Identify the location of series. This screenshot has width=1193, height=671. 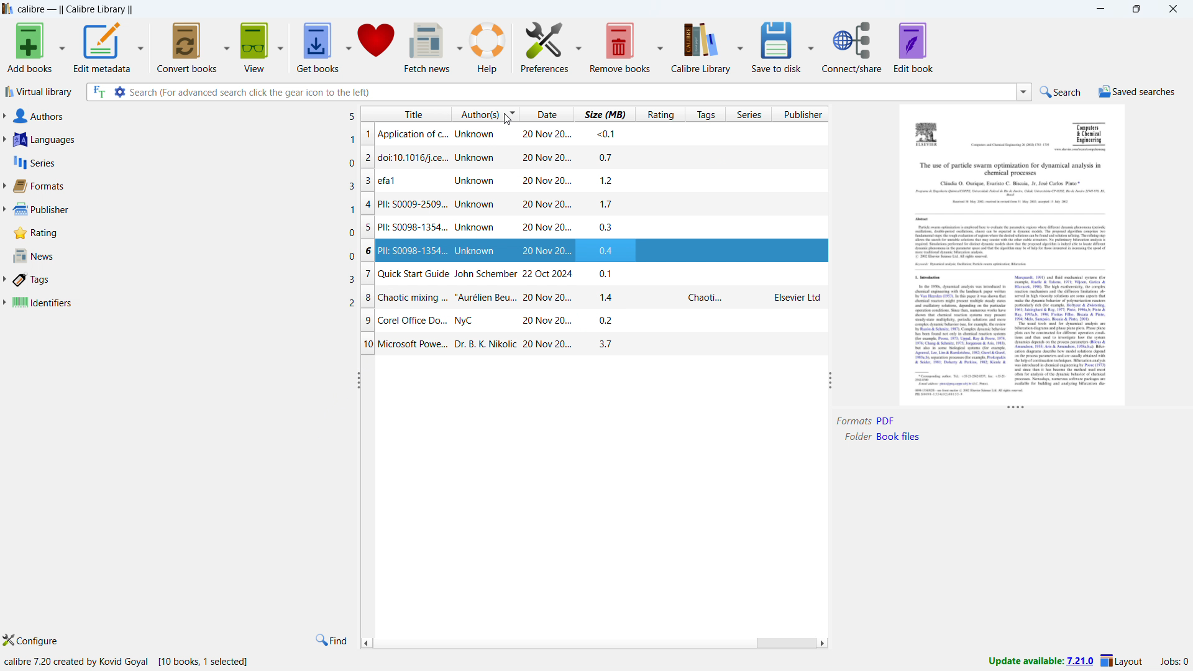
(184, 163).